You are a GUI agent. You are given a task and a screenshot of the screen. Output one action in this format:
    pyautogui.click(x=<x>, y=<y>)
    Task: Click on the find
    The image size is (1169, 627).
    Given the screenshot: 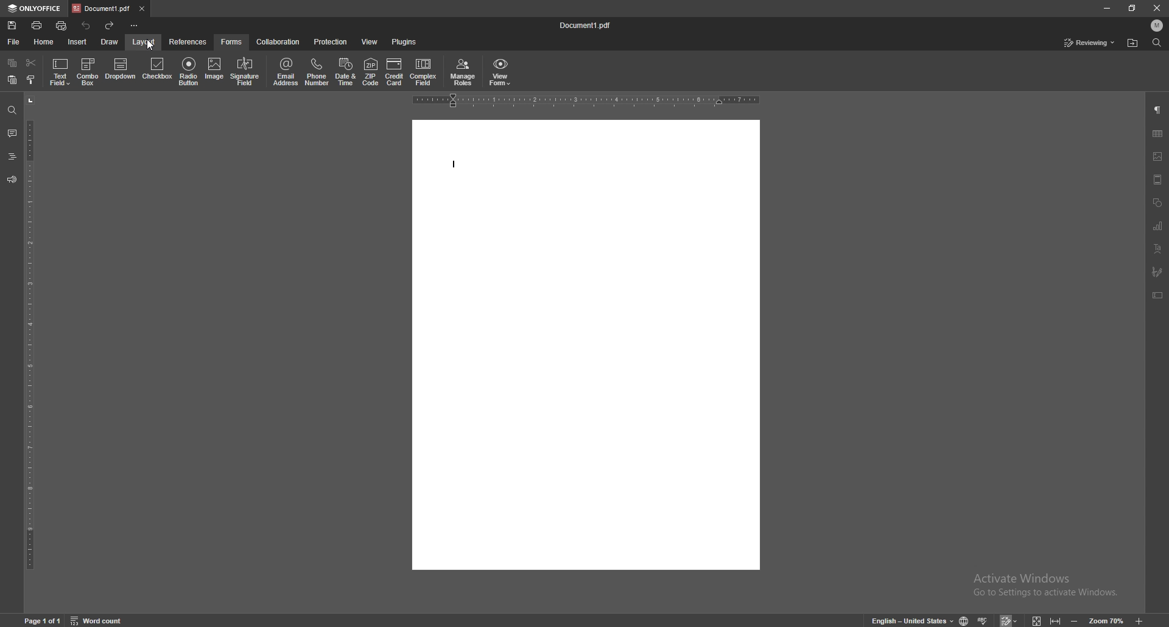 What is the action you would take?
    pyautogui.click(x=12, y=111)
    